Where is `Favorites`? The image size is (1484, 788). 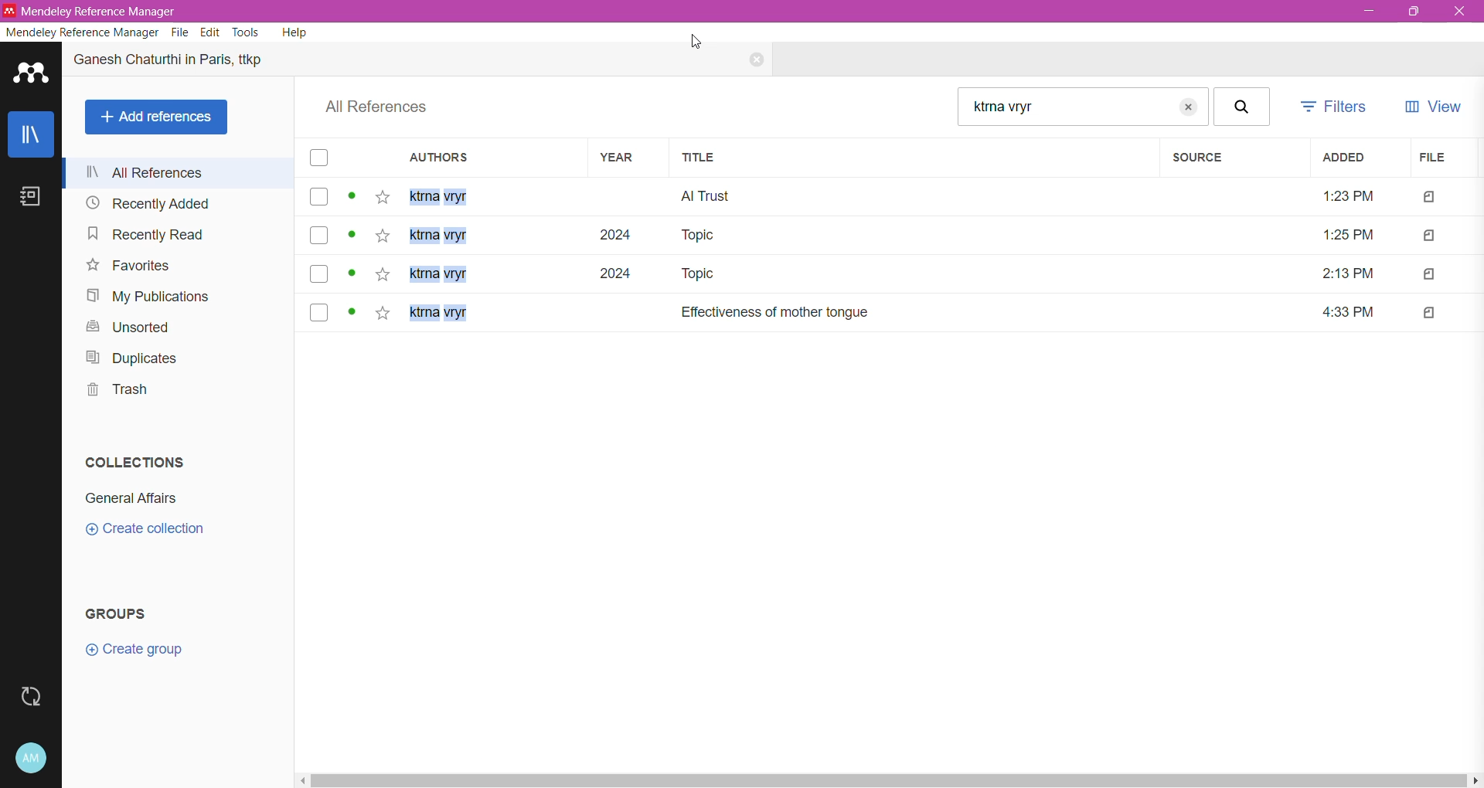 Favorites is located at coordinates (128, 266).